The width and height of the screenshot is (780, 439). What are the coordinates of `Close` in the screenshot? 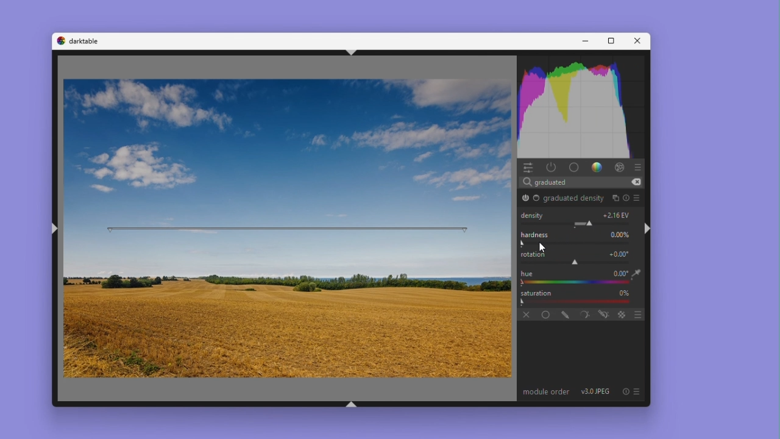 It's located at (636, 41).